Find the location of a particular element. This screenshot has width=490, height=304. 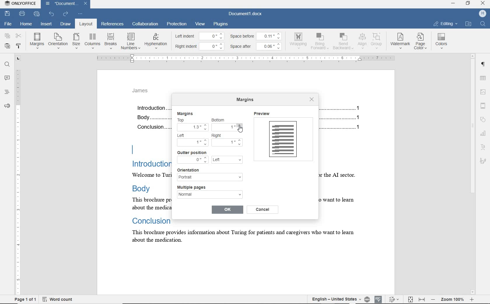

image is located at coordinates (484, 91).